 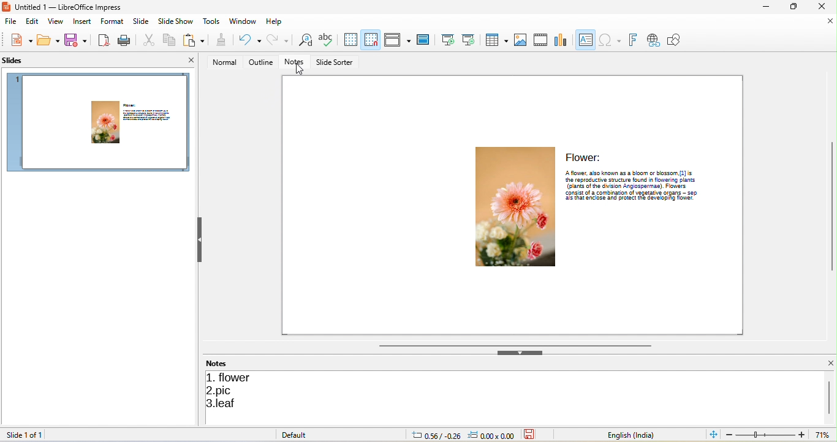 I want to click on leaf, so click(x=225, y=404).